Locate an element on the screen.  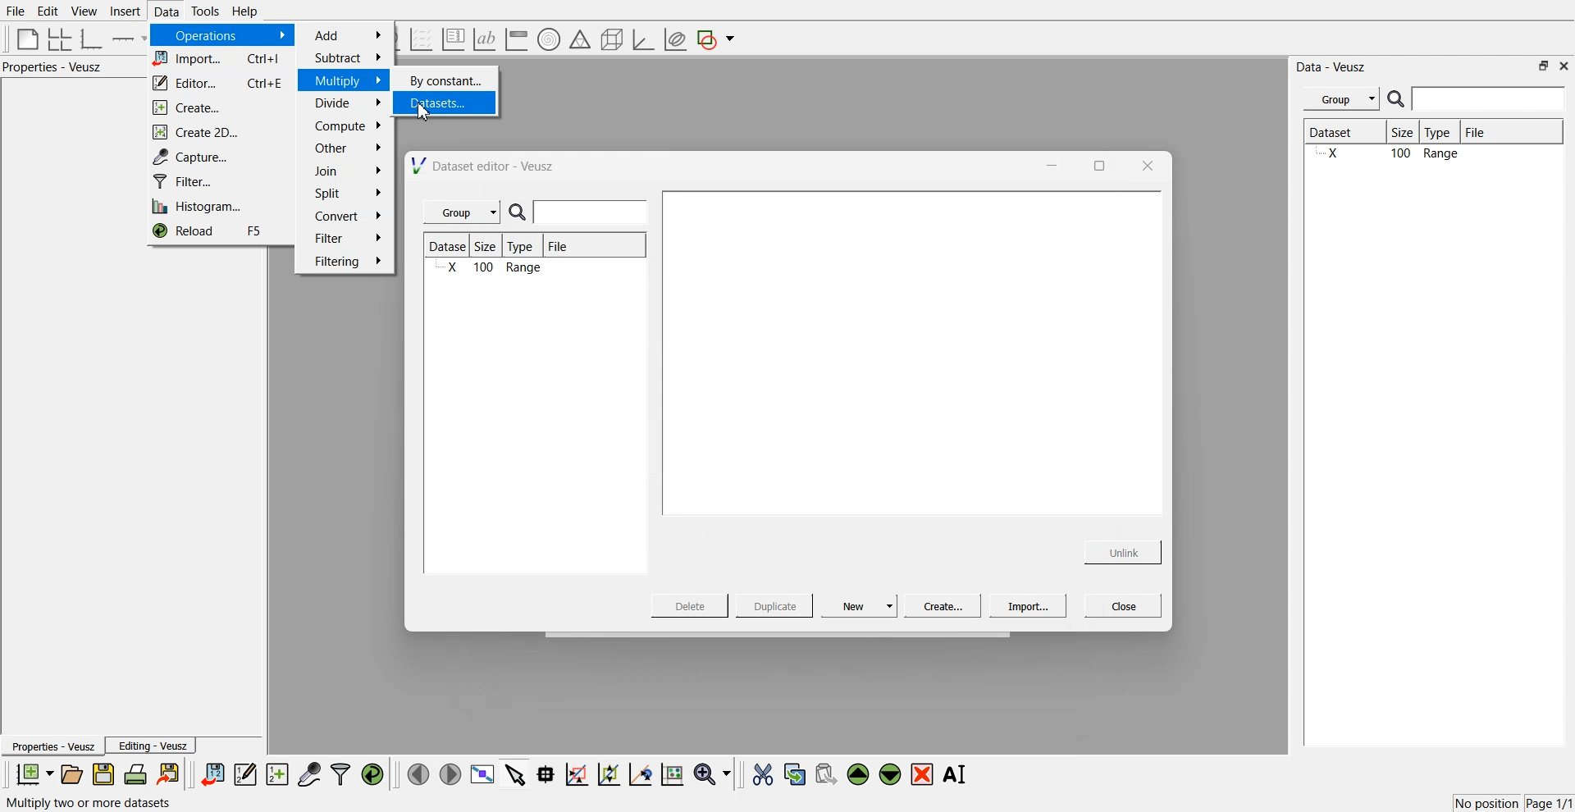
maximise is located at coordinates (1094, 164).